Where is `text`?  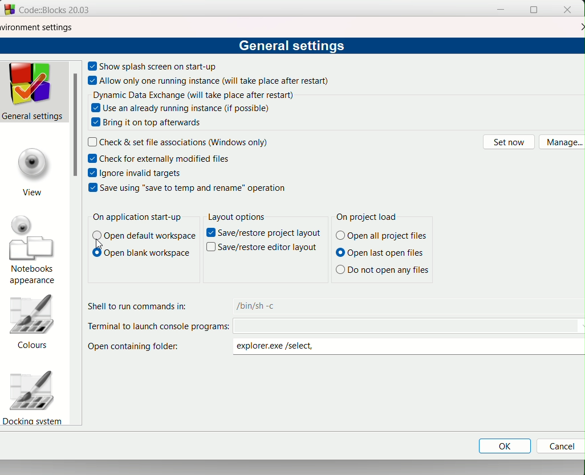
text is located at coordinates (292, 47).